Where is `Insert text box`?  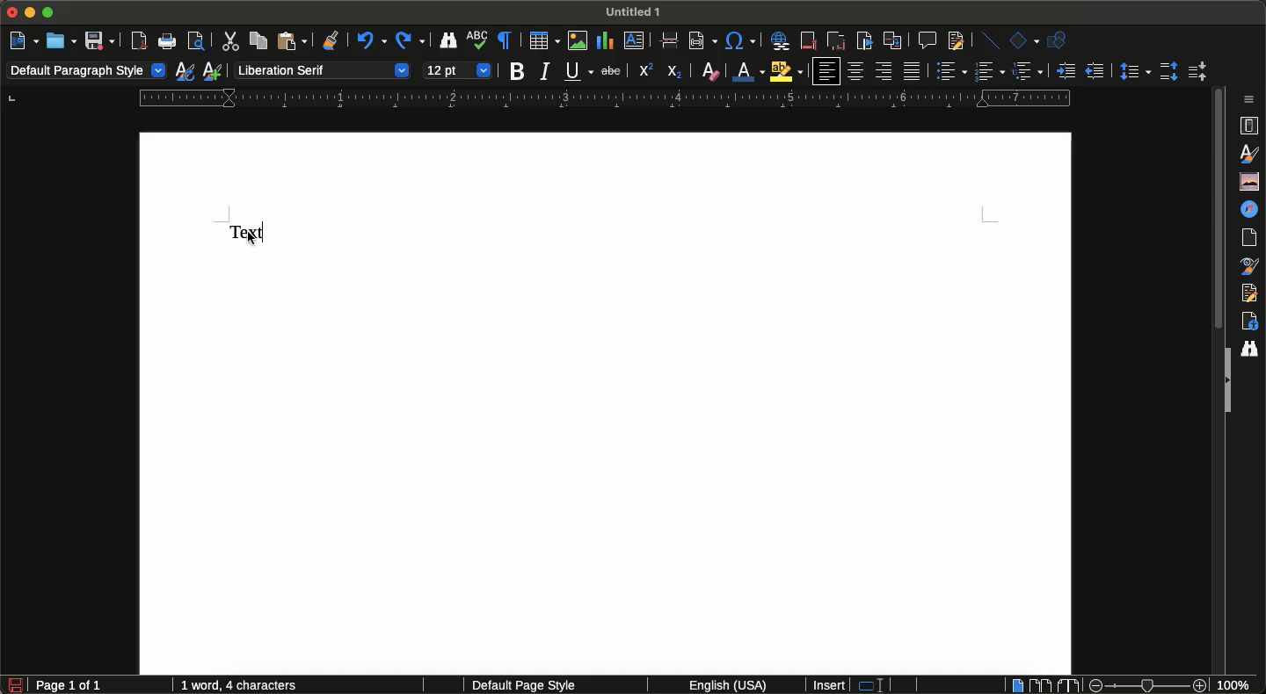 Insert text box is located at coordinates (638, 43).